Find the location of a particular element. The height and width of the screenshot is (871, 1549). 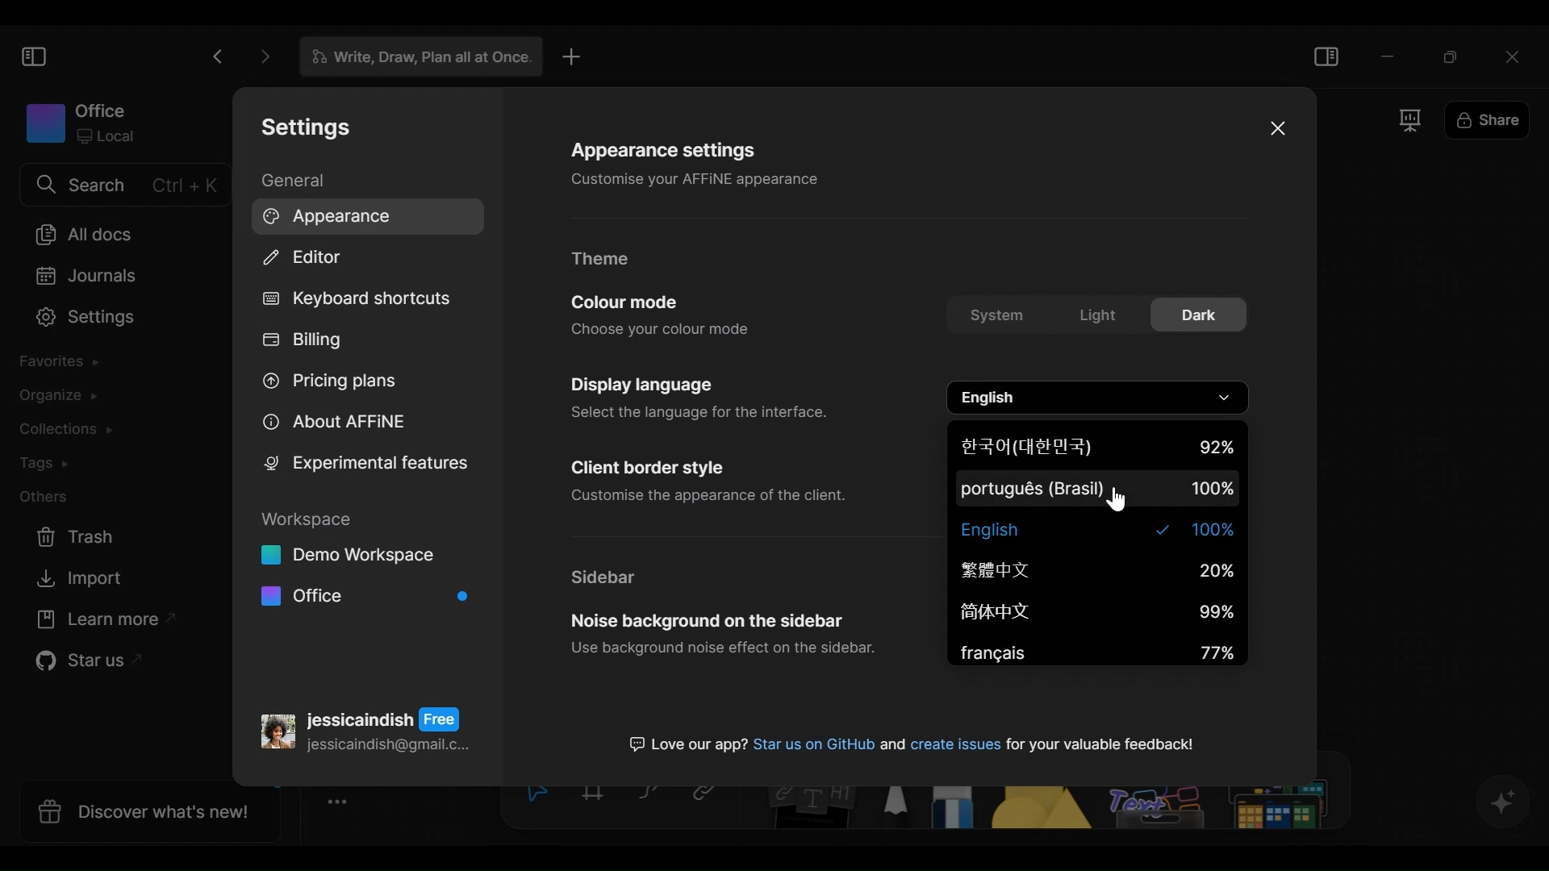

Tab is located at coordinates (414, 57).